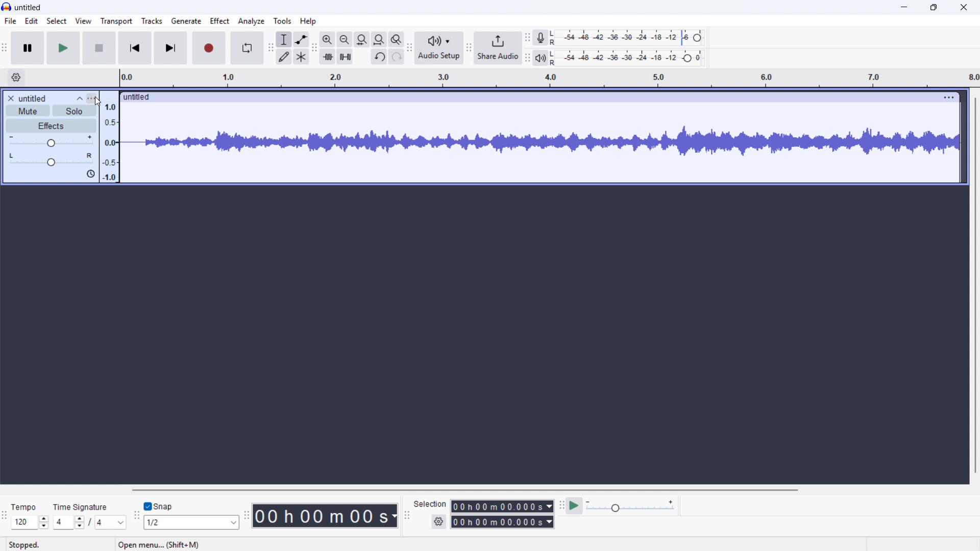 Image resolution: width=980 pixels, height=551 pixels. What do you see at coordinates (345, 39) in the screenshot?
I see `Zoom out ` at bounding box center [345, 39].